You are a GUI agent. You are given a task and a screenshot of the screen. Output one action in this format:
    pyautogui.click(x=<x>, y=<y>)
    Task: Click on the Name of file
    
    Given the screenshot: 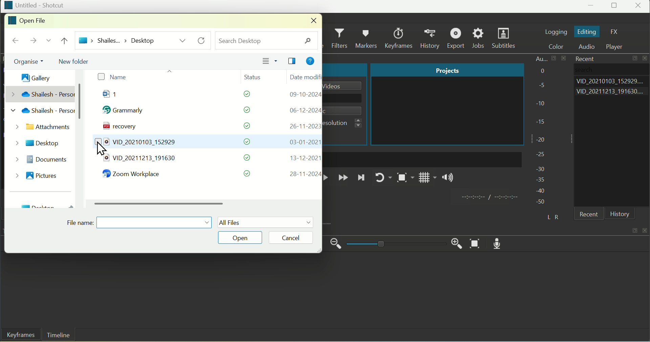 What is the action you would take?
    pyautogui.click(x=345, y=86)
    